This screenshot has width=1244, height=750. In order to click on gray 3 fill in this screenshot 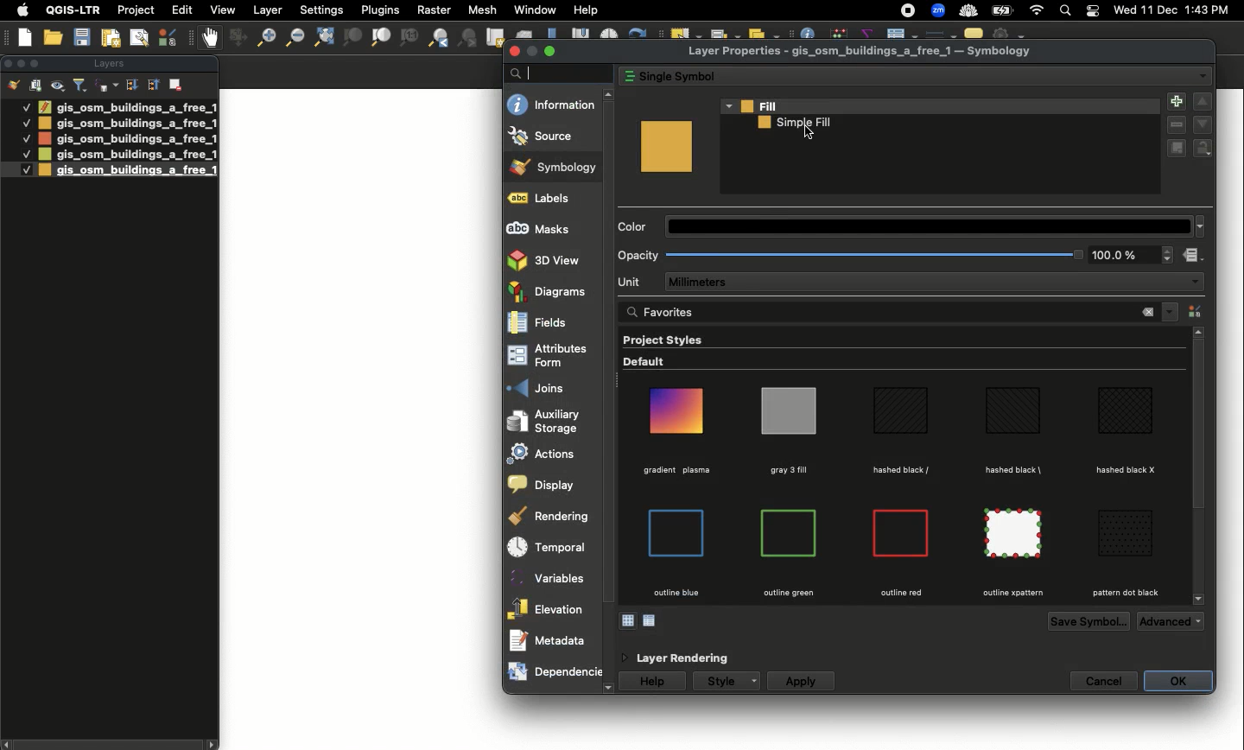, I will do `click(790, 471)`.